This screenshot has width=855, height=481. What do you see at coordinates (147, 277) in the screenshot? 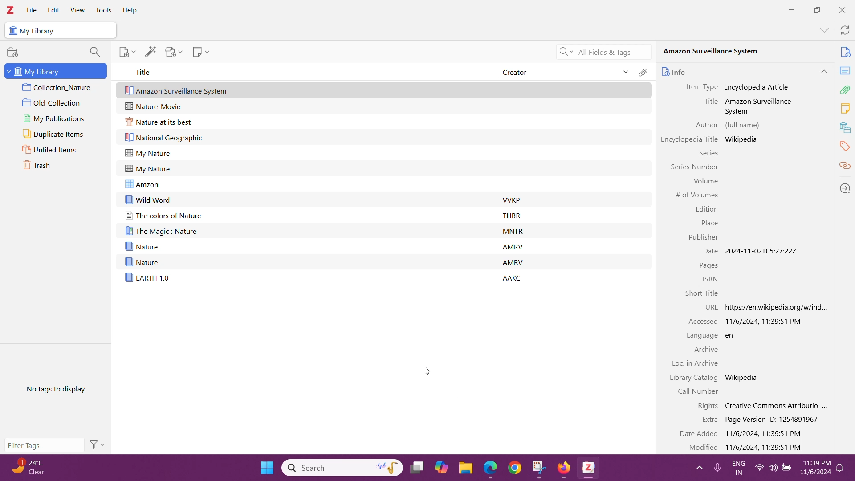
I see `EARTH 1.0` at bounding box center [147, 277].